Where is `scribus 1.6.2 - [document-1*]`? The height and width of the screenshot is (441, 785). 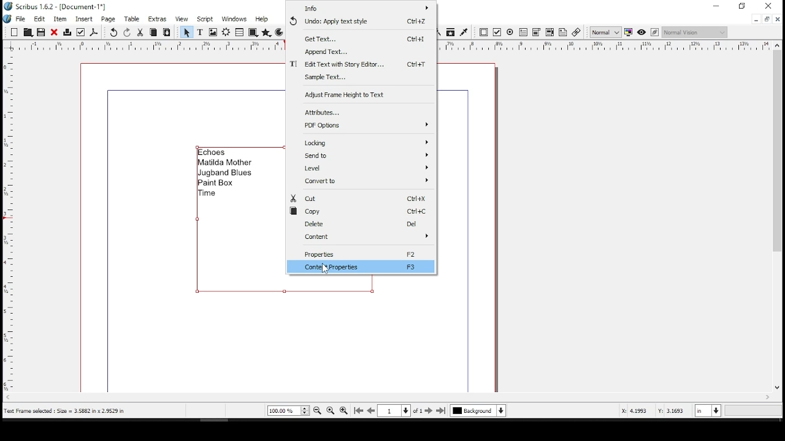 scribus 1.6.2 - [document-1*] is located at coordinates (63, 6).